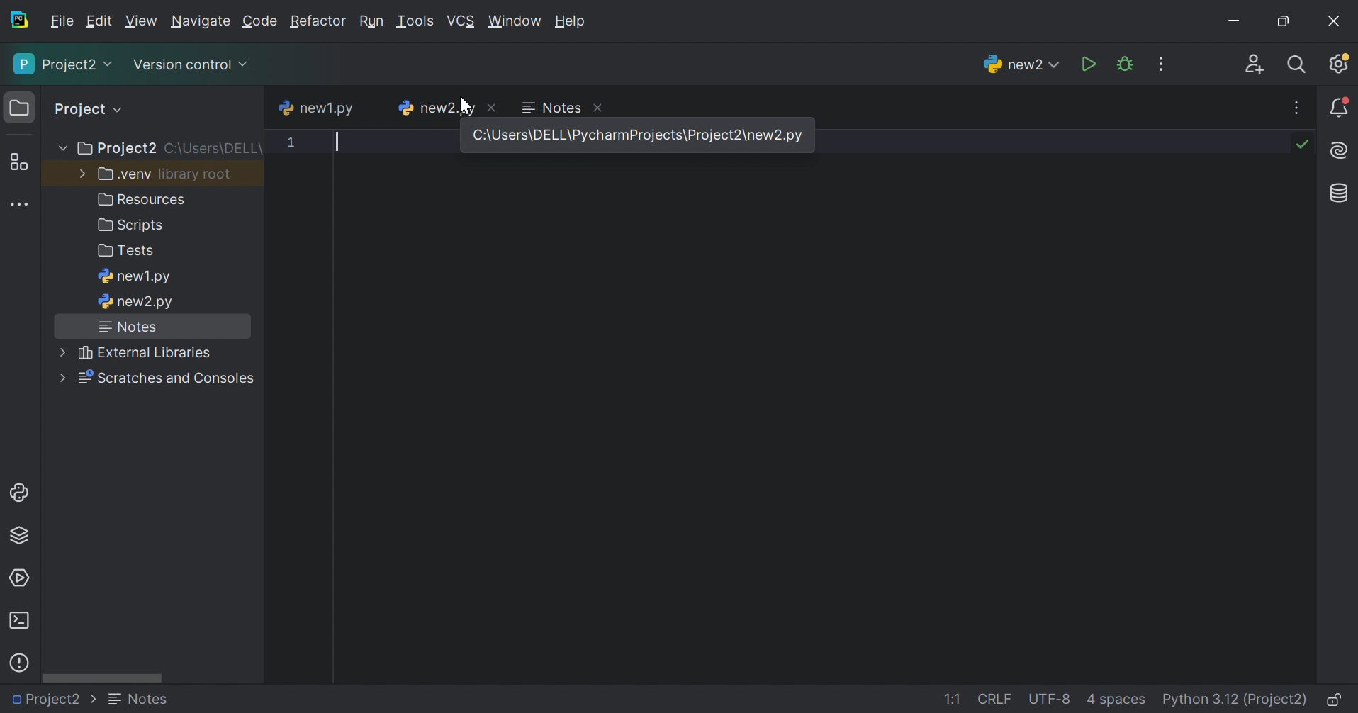 The image size is (1358, 713). What do you see at coordinates (62, 21) in the screenshot?
I see `File` at bounding box center [62, 21].